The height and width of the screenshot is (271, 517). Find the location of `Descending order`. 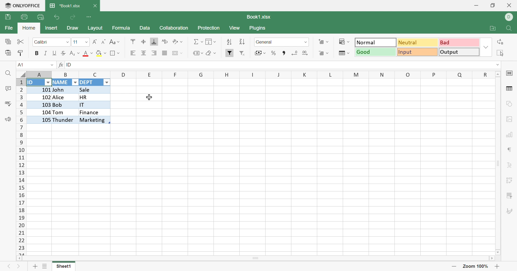

Descending order is located at coordinates (243, 42).